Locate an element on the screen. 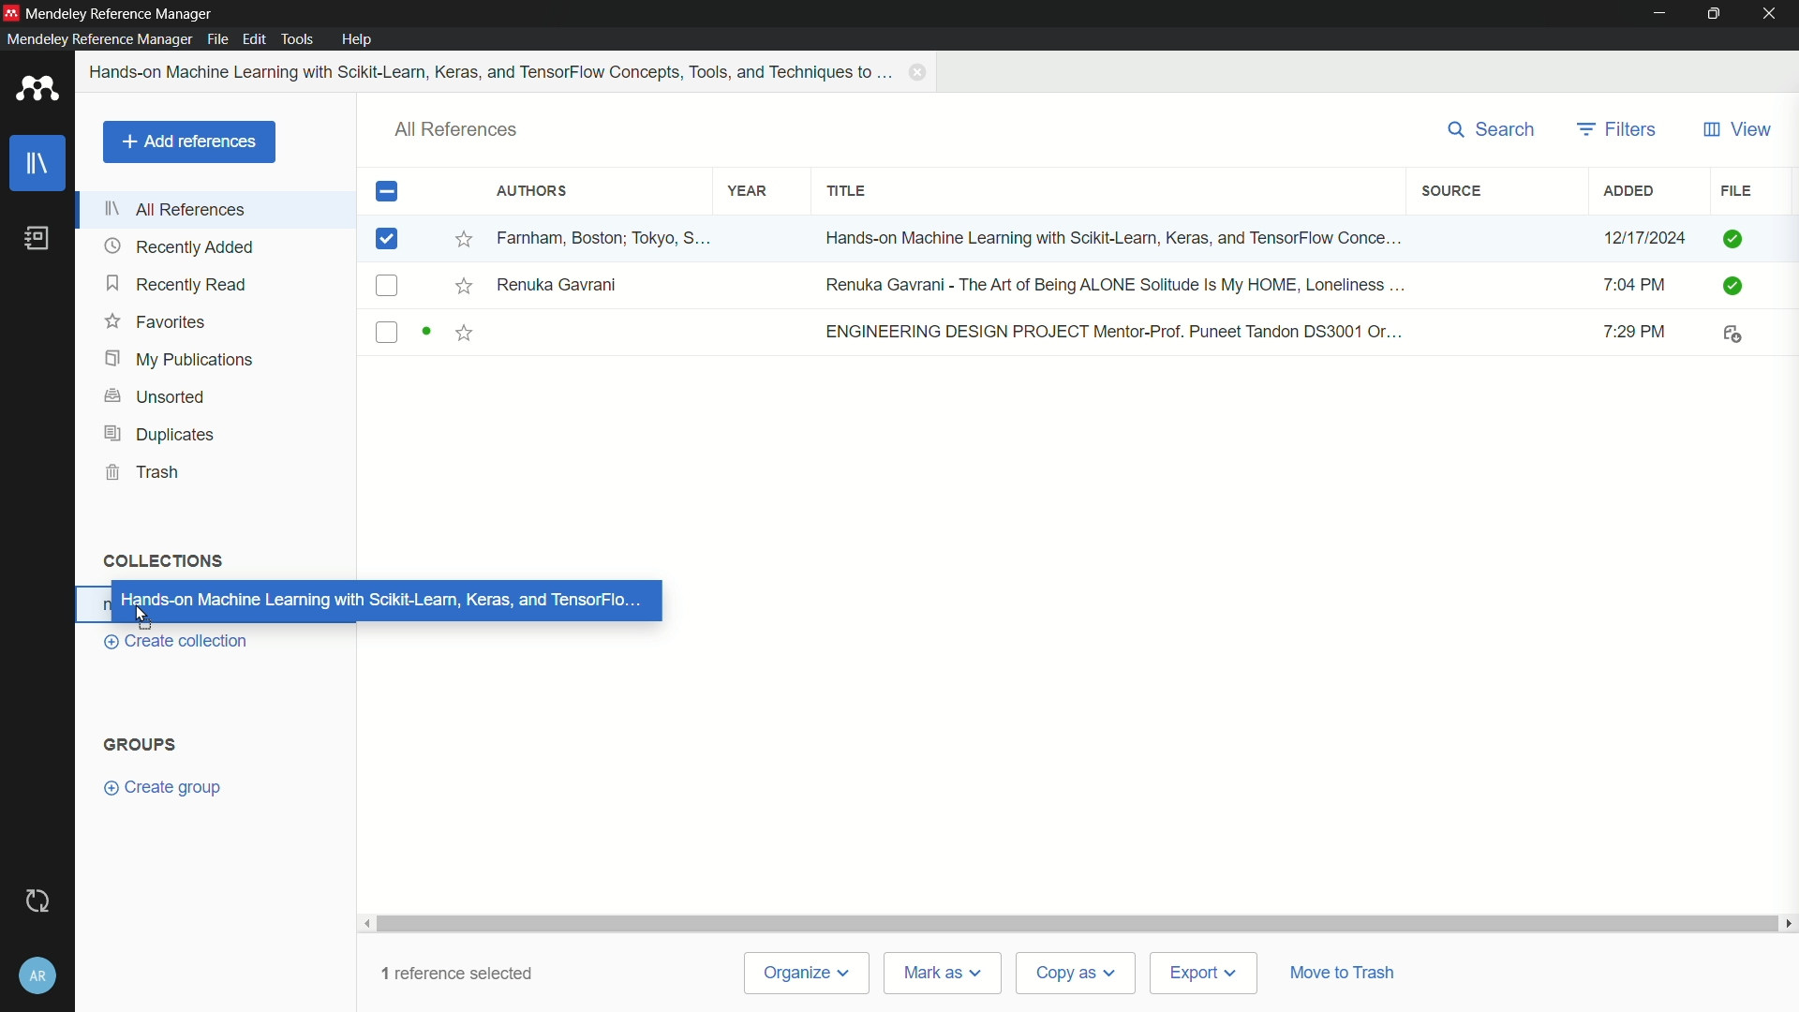 The height and width of the screenshot is (1012, 1799). recently read is located at coordinates (179, 283).